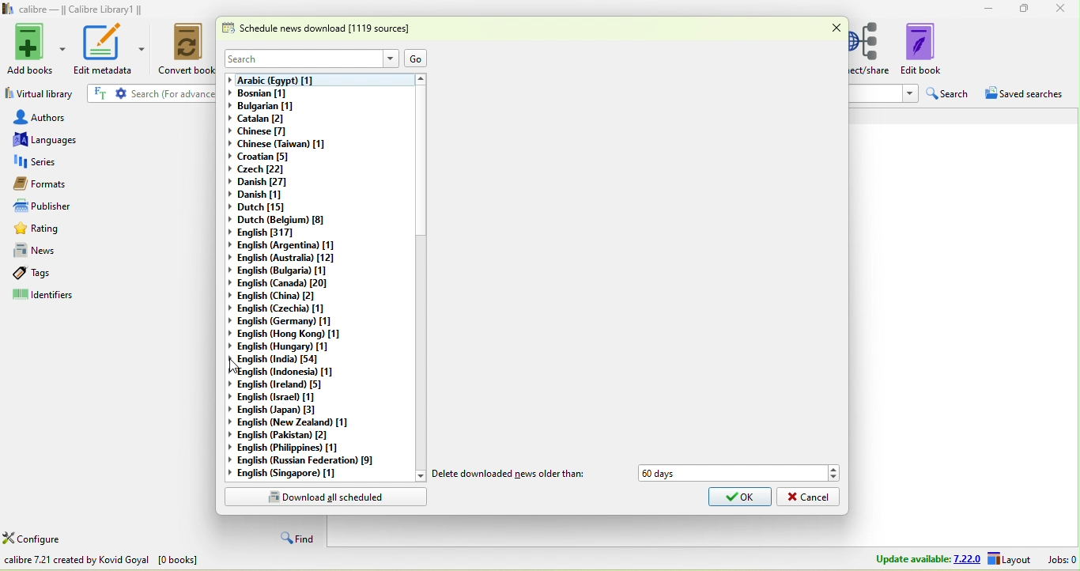 This screenshot has height=571, width=1080. What do you see at coordinates (185, 50) in the screenshot?
I see `convert books` at bounding box center [185, 50].